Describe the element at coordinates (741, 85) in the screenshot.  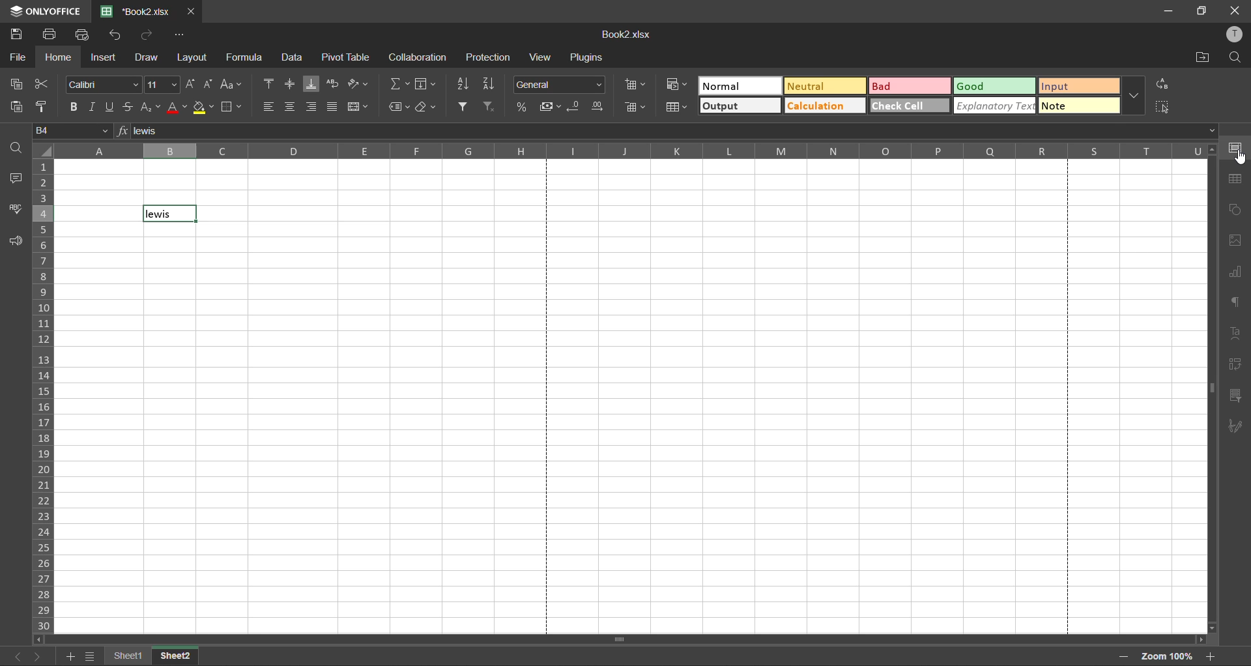
I see `normal` at that location.